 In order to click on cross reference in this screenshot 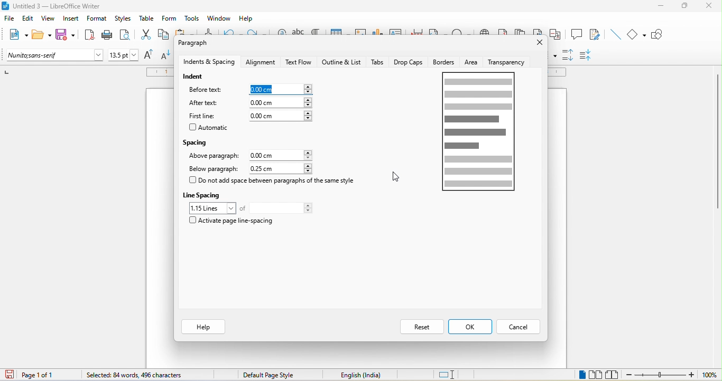, I will do `click(558, 34)`.